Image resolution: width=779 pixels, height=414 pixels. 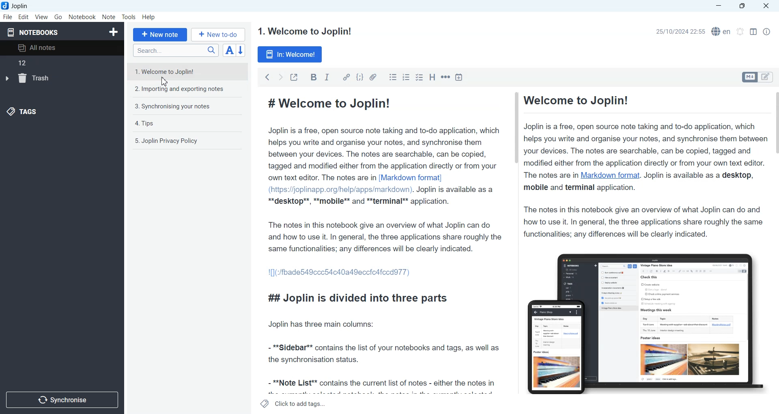 What do you see at coordinates (62, 399) in the screenshot?
I see `Synchronize` at bounding box center [62, 399].